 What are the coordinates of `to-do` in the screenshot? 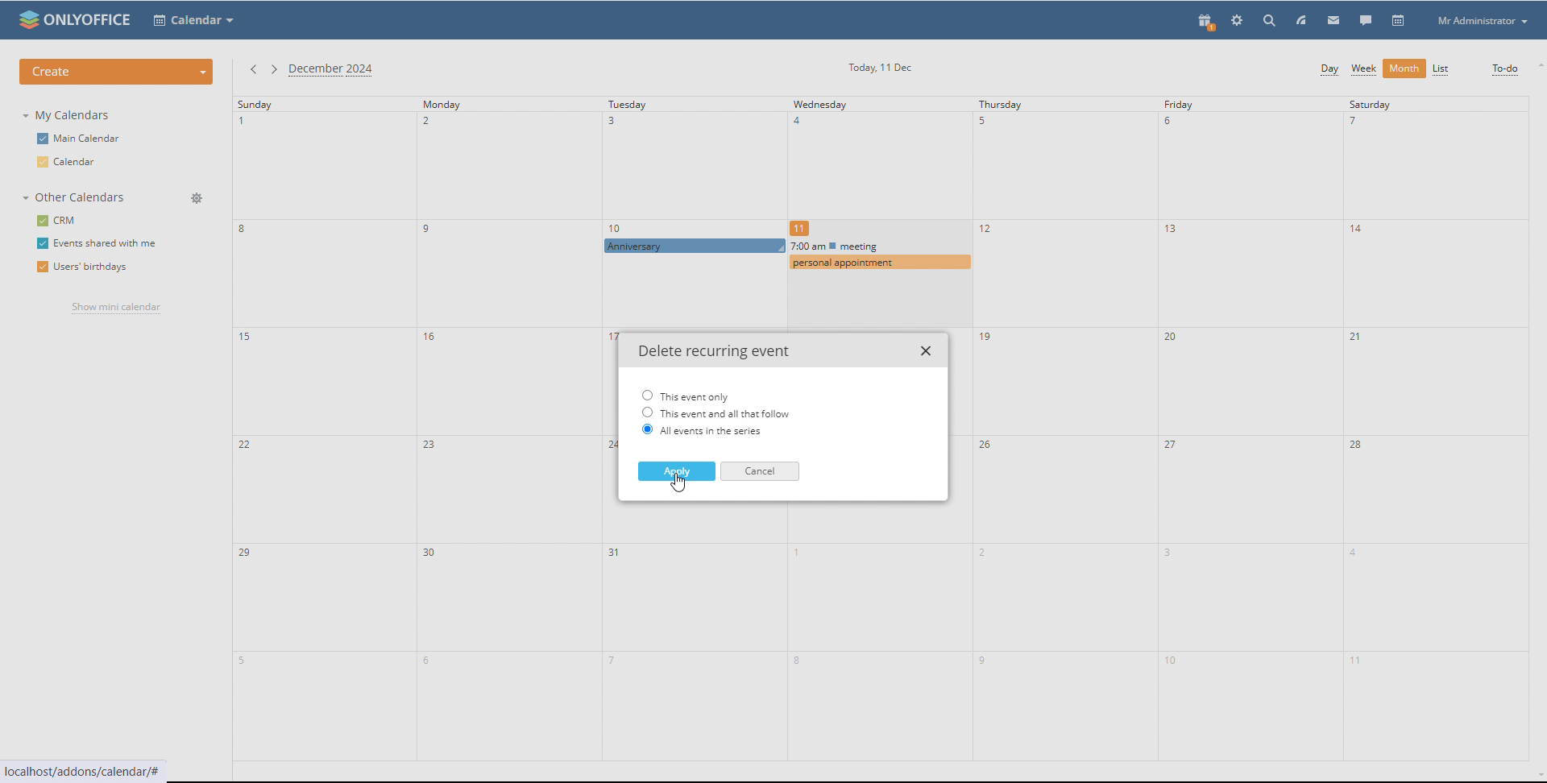 It's located at (1505, 70).